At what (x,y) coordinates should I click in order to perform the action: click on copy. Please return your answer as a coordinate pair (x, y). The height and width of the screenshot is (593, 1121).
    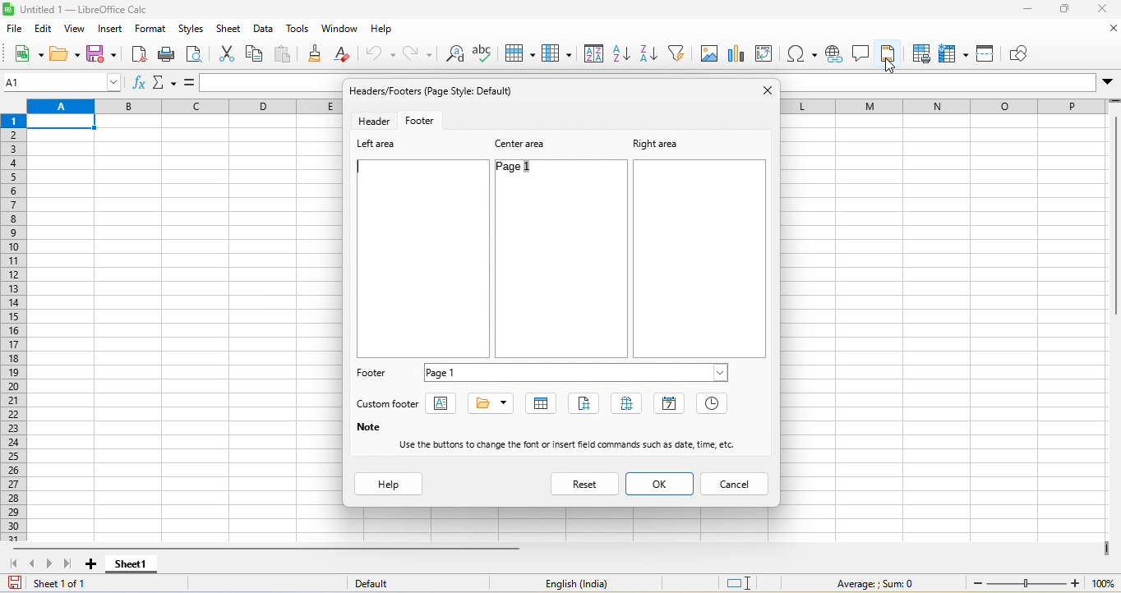
    Looking at the image, I should click on (256, 56).